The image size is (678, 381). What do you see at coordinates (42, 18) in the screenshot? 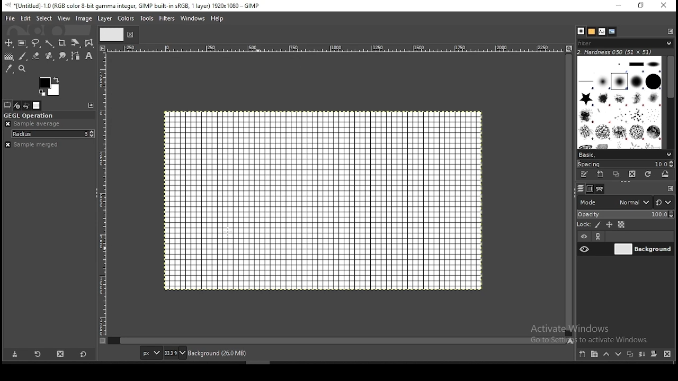
I see `select` at bounding box center [42, 18].